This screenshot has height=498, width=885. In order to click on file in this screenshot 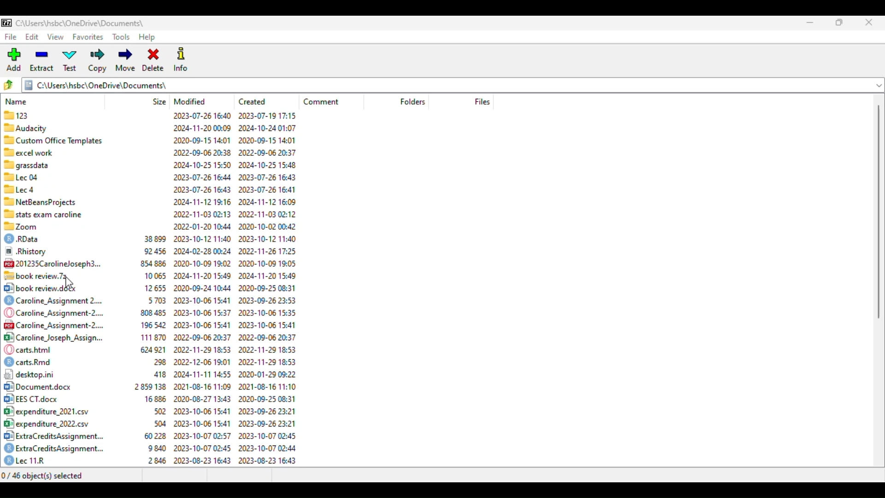, I will do `click(11, 36)`.